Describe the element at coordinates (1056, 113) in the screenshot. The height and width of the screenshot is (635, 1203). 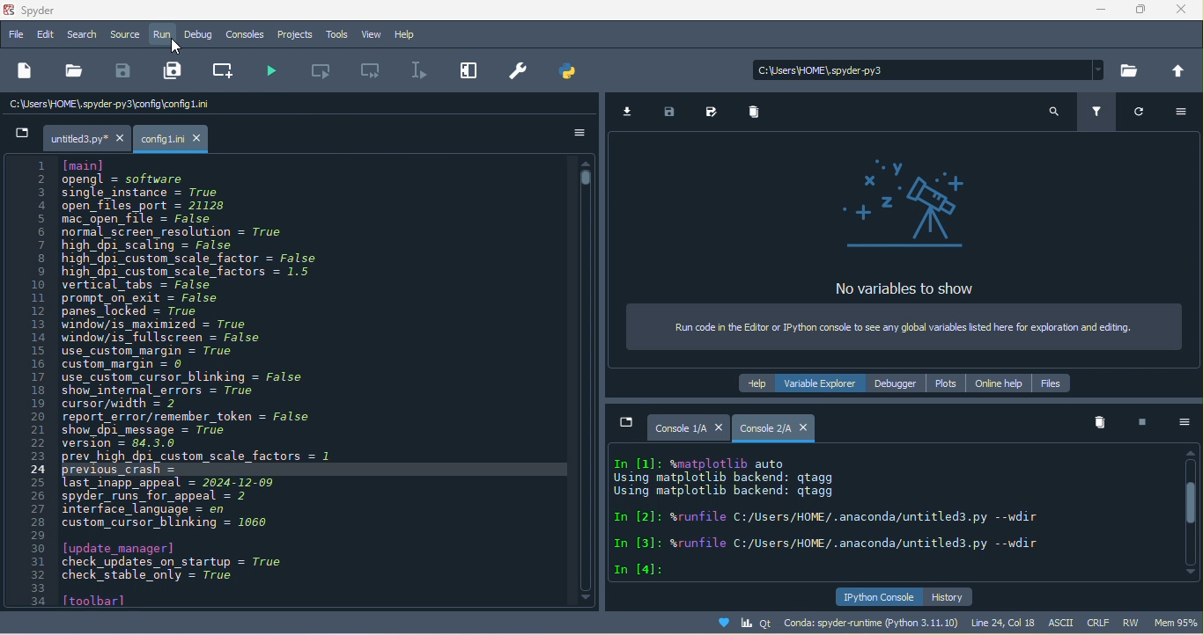
I see `search` at that location.